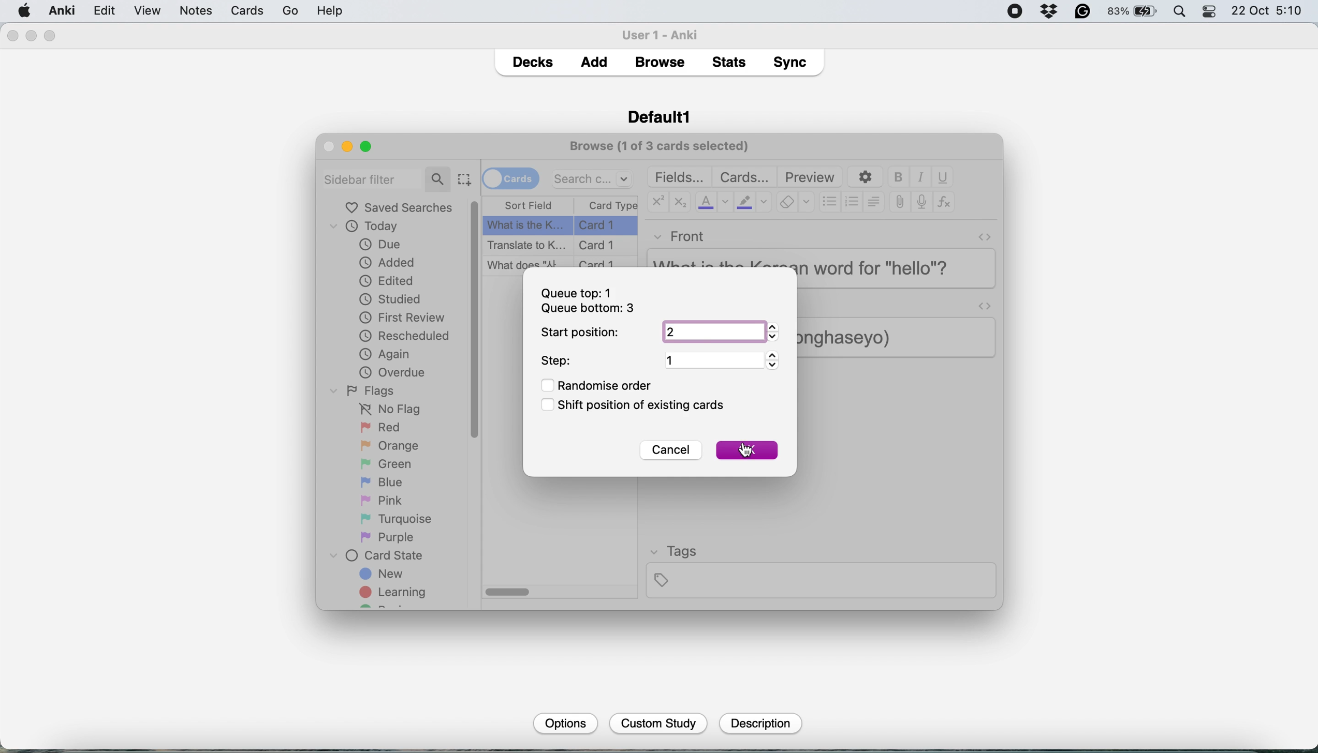 This screenshot has width=1318, height=753. I want to click on settings, so click(863, 177).